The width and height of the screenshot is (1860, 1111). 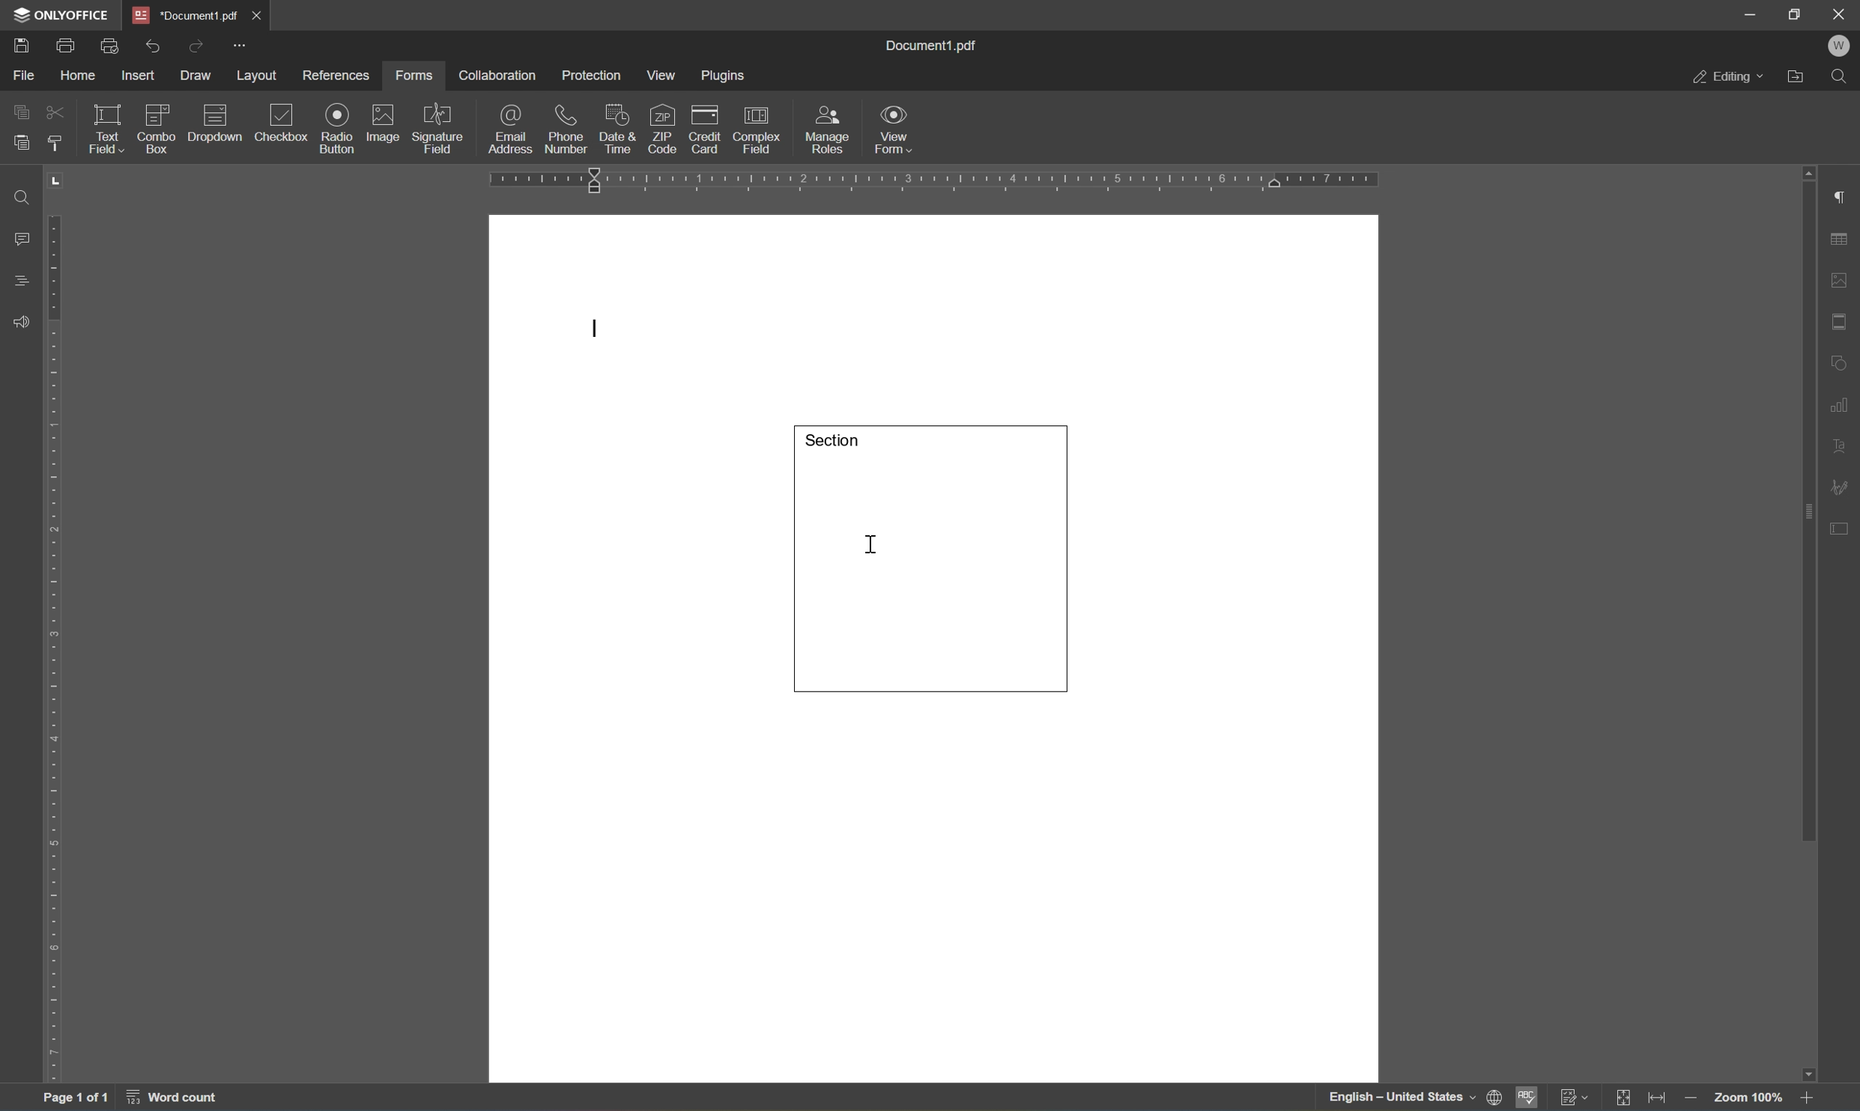 What do you see at coordinates (335, 76) in the screenshot?
I see `references` at bounding box center [335, 76].